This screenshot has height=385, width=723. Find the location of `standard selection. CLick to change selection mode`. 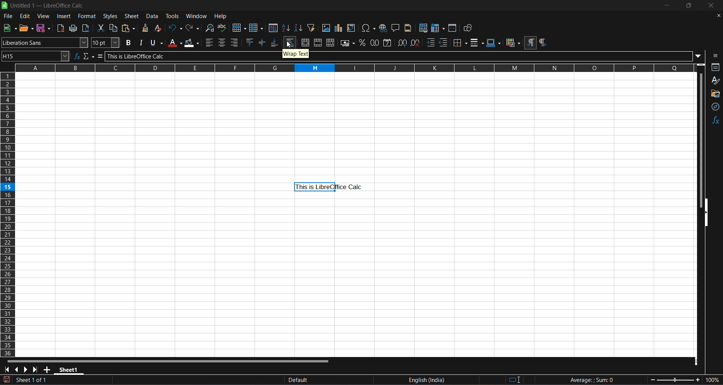

standard selection. CLick to change selection mode is located at coordinates (515, 379).